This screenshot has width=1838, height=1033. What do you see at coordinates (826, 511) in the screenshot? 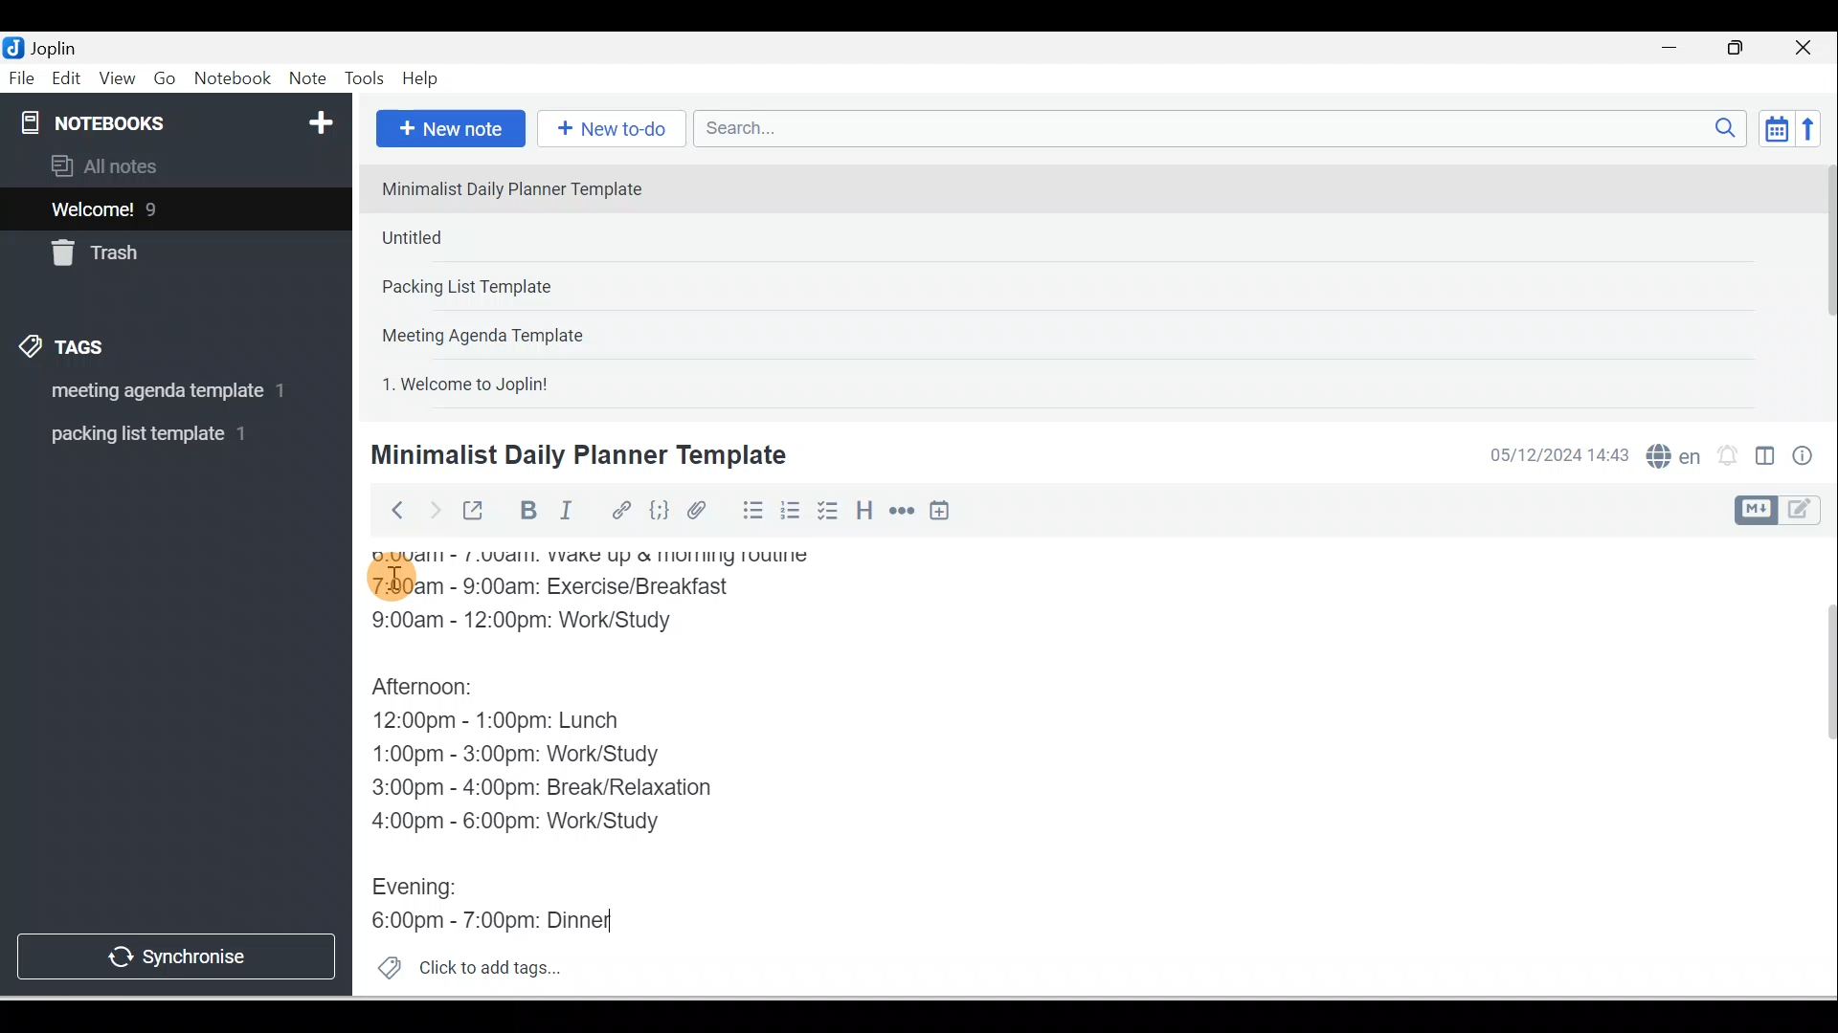
I see `Checkbox` at bounding box center [826, 511].